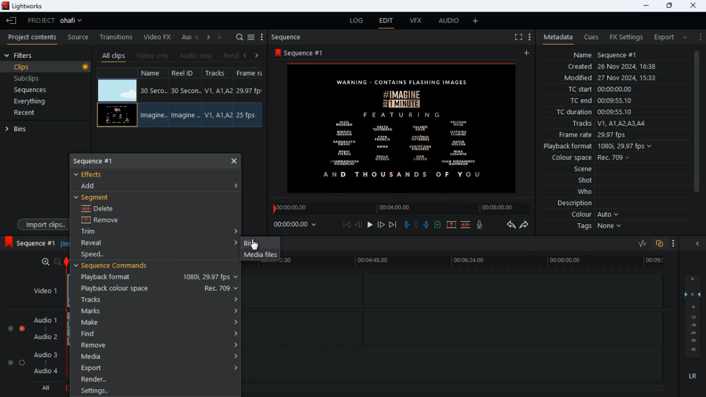  I want to click on name, so click(153, 74).